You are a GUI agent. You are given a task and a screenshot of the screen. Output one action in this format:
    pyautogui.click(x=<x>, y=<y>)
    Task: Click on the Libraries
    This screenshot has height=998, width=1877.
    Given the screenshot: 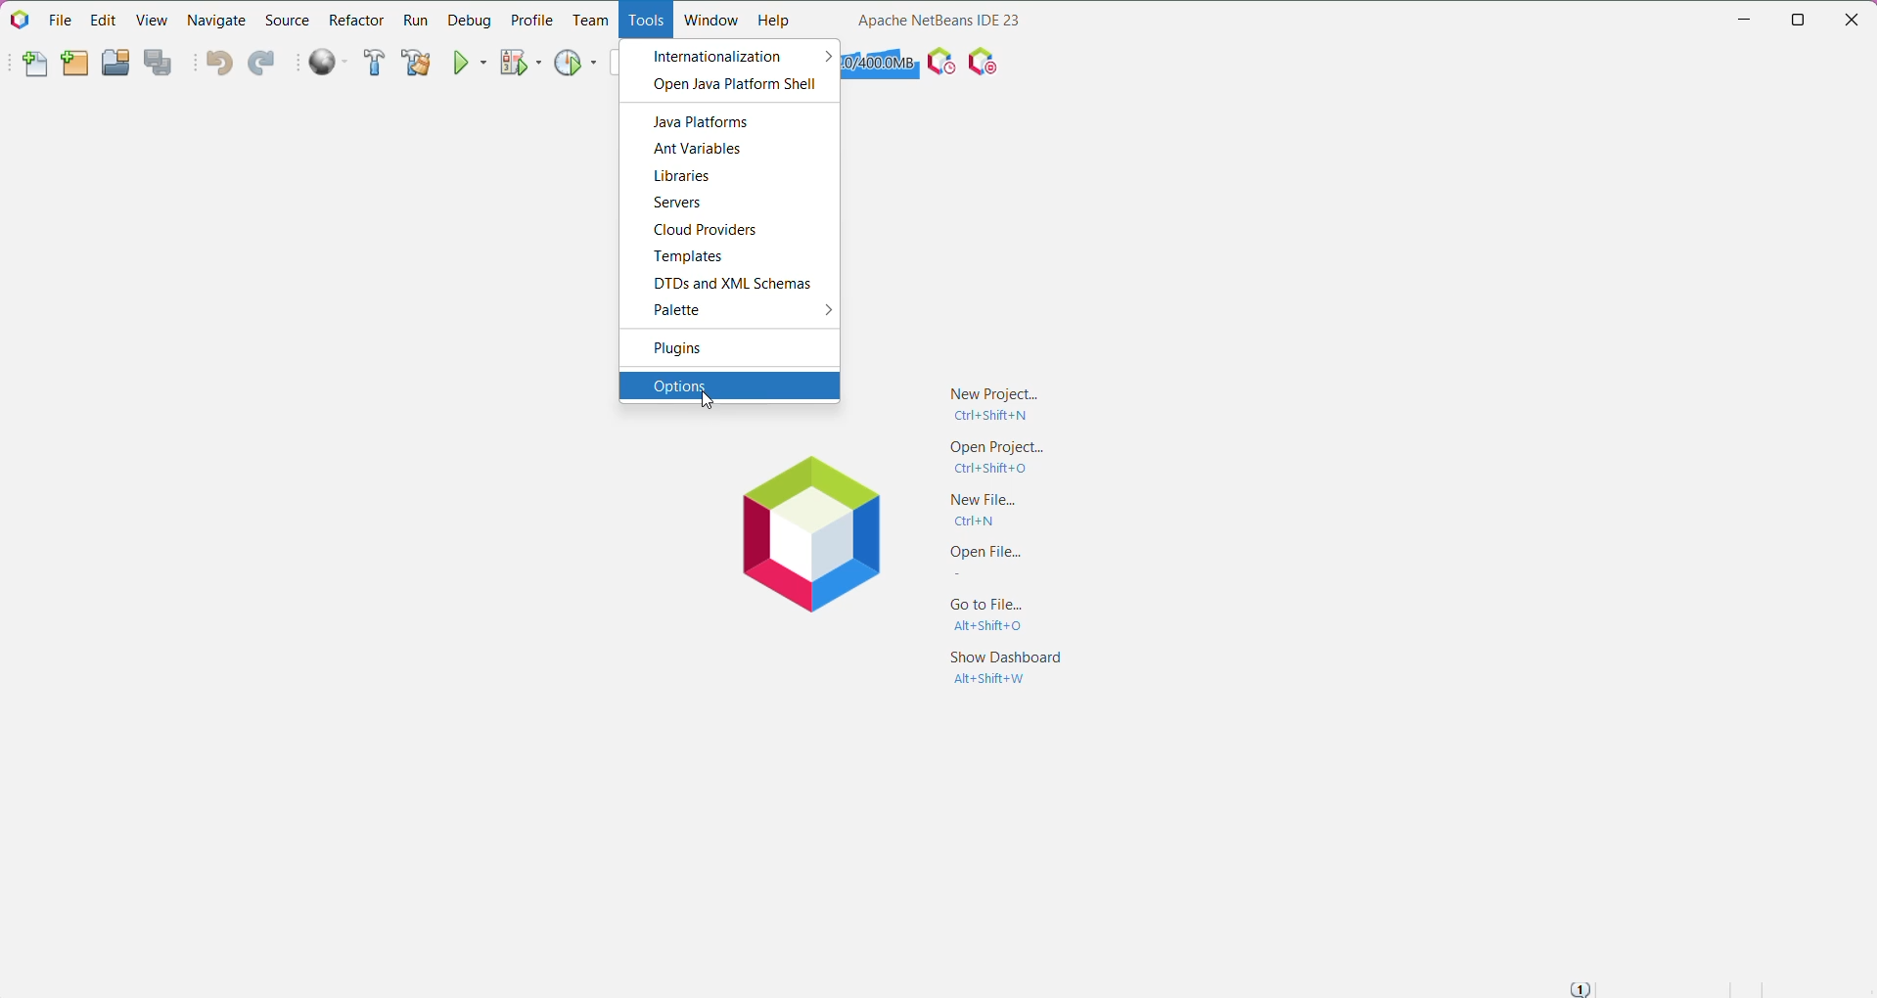 What is the action you would take?
    pyautogui.click(x=686, y=177)
    